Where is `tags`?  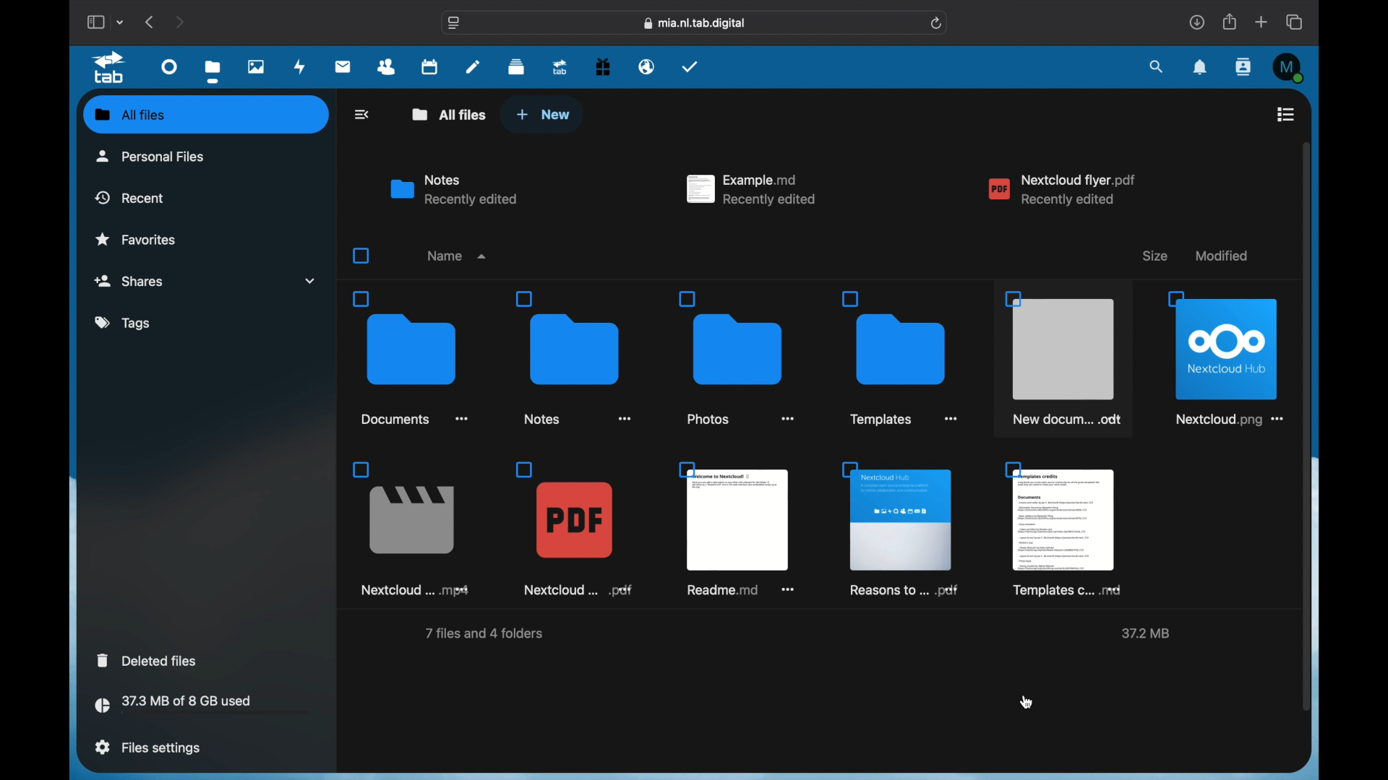 tags is located at coordinates (124, 324).